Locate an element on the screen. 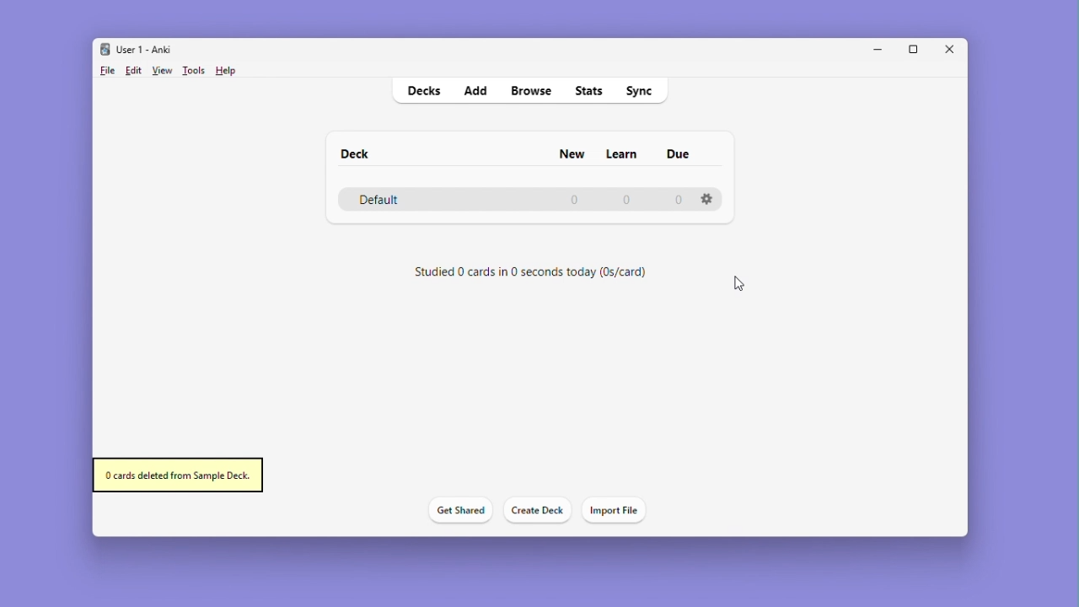 This screenshot has height=607, width=1079. Import file is located at coordinates (616, 511).